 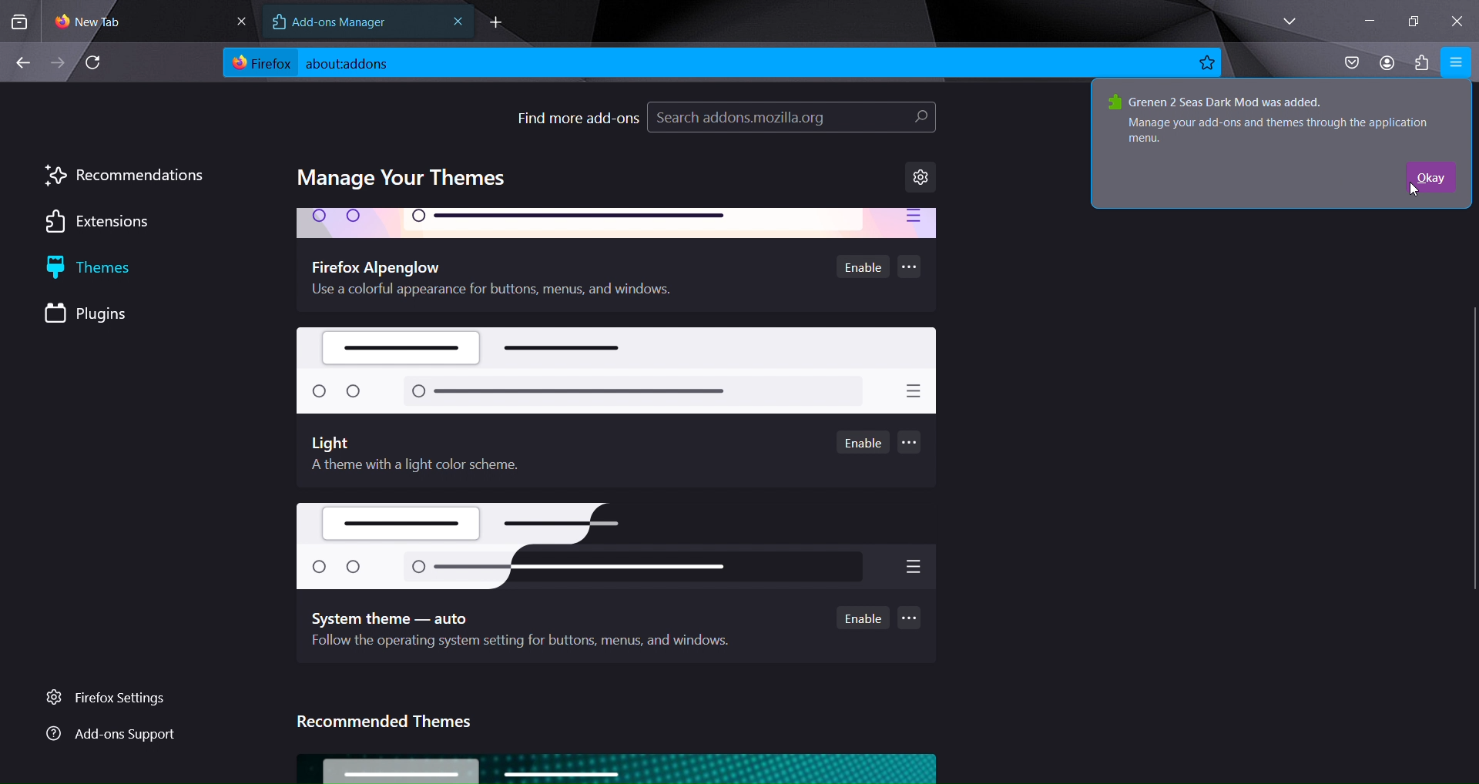 What do you see at coordinates (791, 119) in the screenshot?
I see `search addons.mozilla.org` at bounding box center [791, 119].